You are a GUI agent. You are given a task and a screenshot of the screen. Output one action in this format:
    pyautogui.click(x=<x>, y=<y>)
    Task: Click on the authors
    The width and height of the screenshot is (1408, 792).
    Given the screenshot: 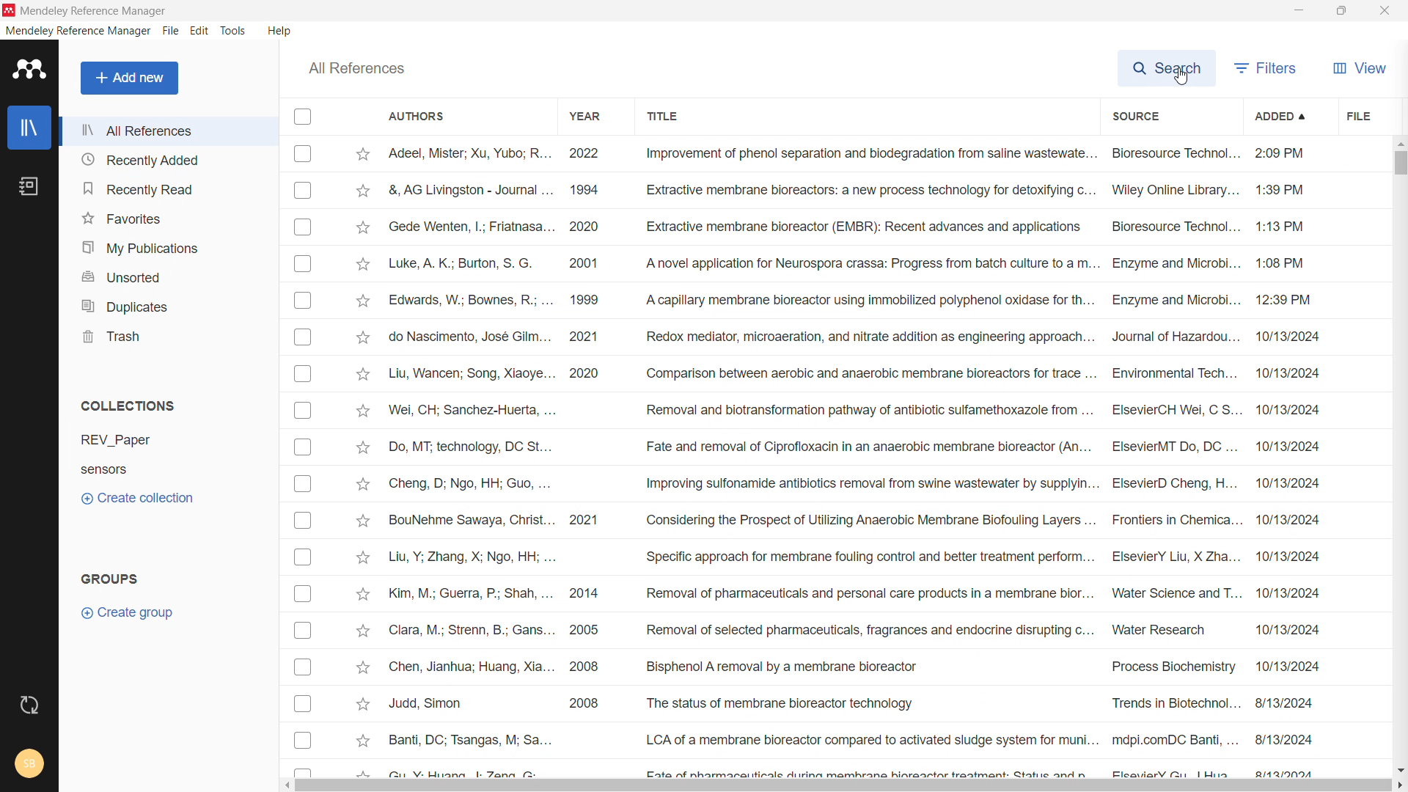 What is the action you would take?
    pyautogui.click(x=437, y=117)
    